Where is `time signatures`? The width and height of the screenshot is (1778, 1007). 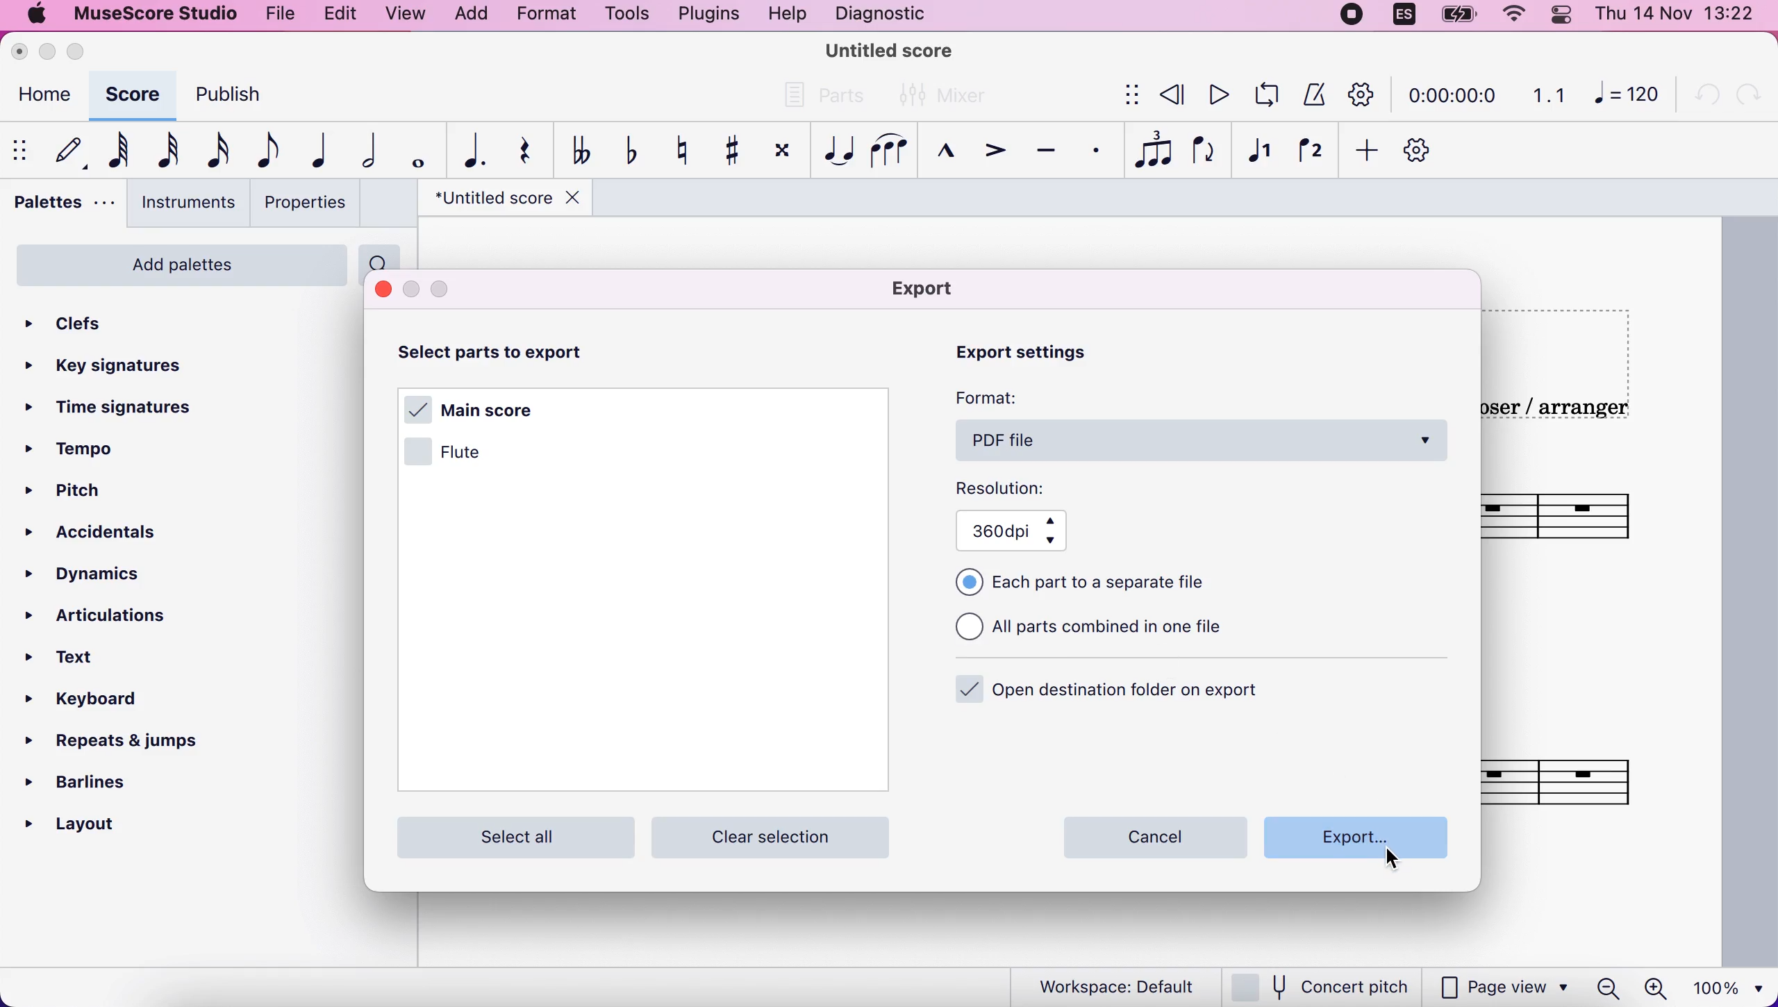 time signatures is located at coordinates (132, 408).